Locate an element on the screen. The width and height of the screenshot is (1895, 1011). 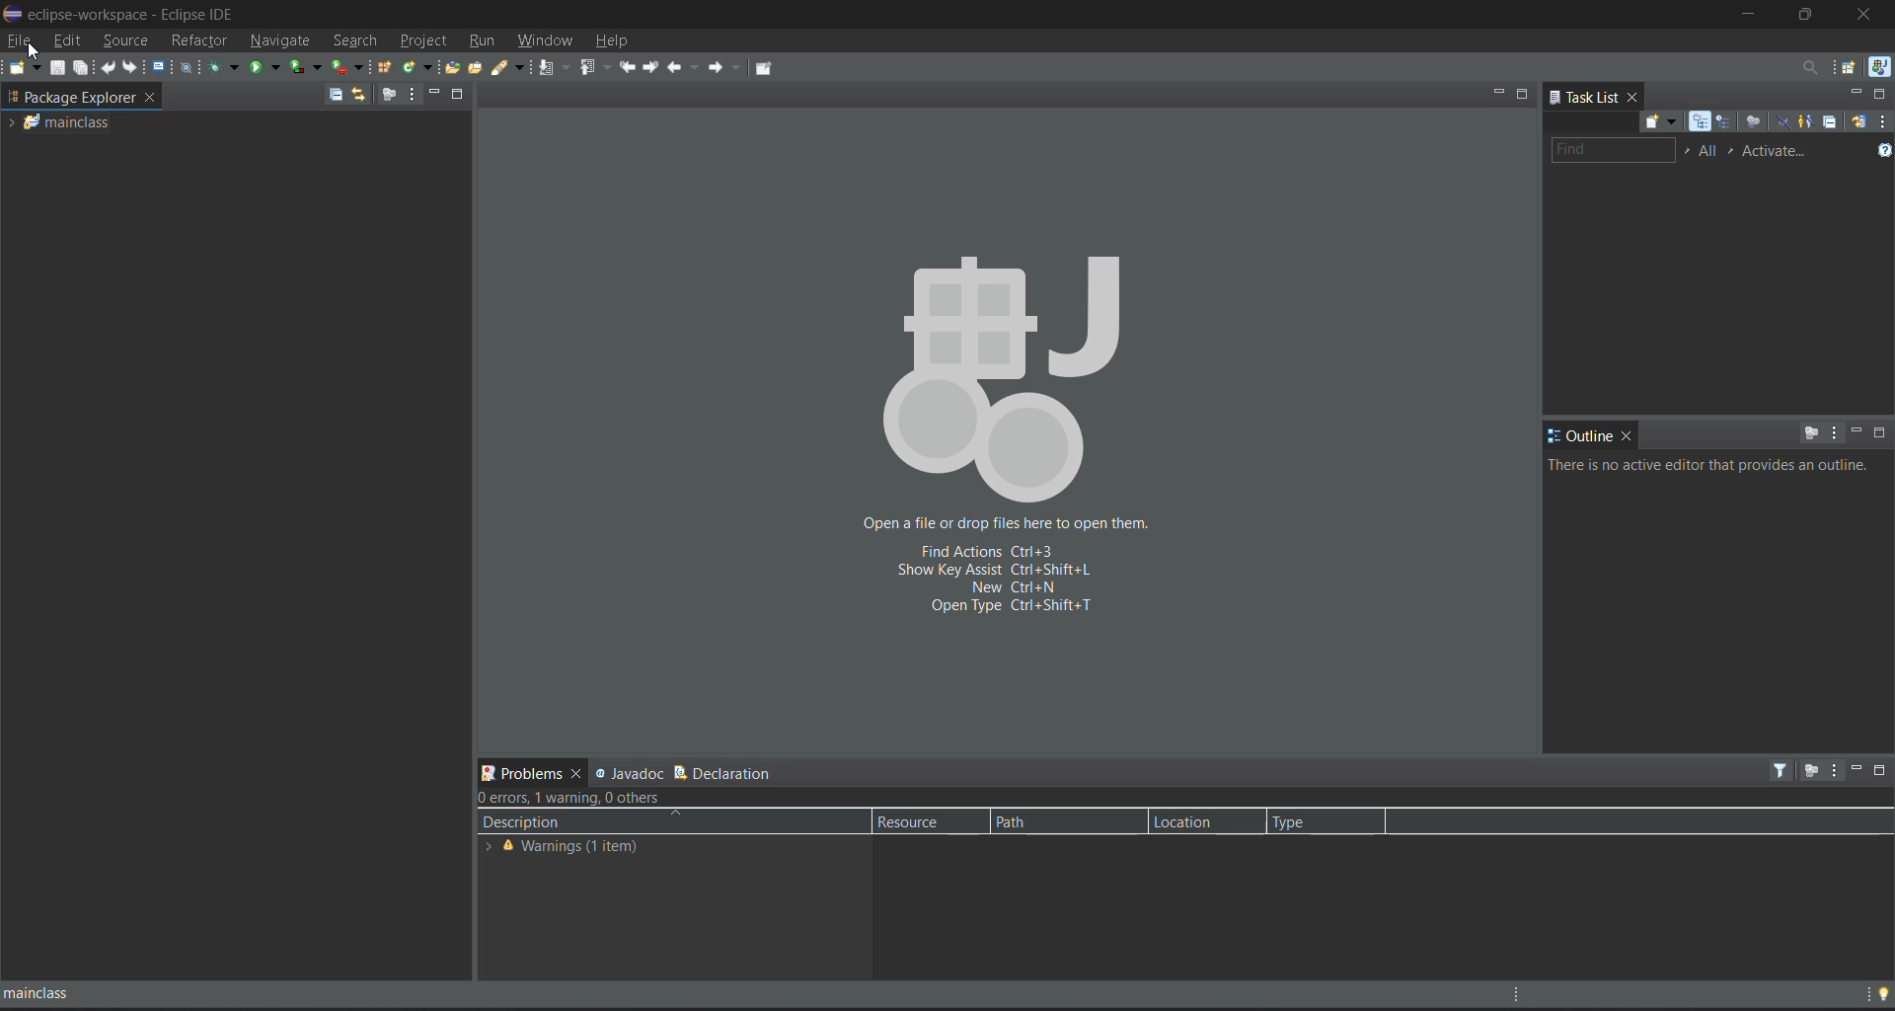
task list is located at coordinates (1583, 95).